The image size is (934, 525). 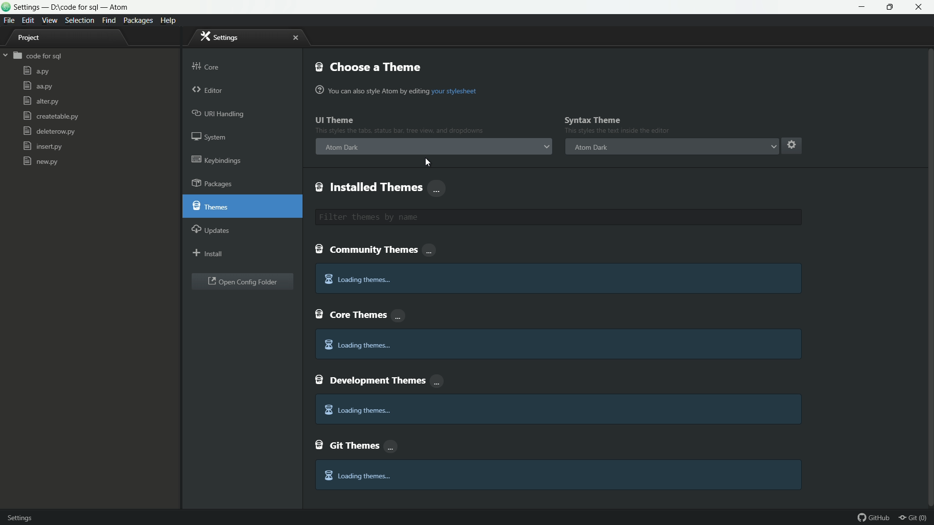 I want to click on close, so click(x=294, y=38).